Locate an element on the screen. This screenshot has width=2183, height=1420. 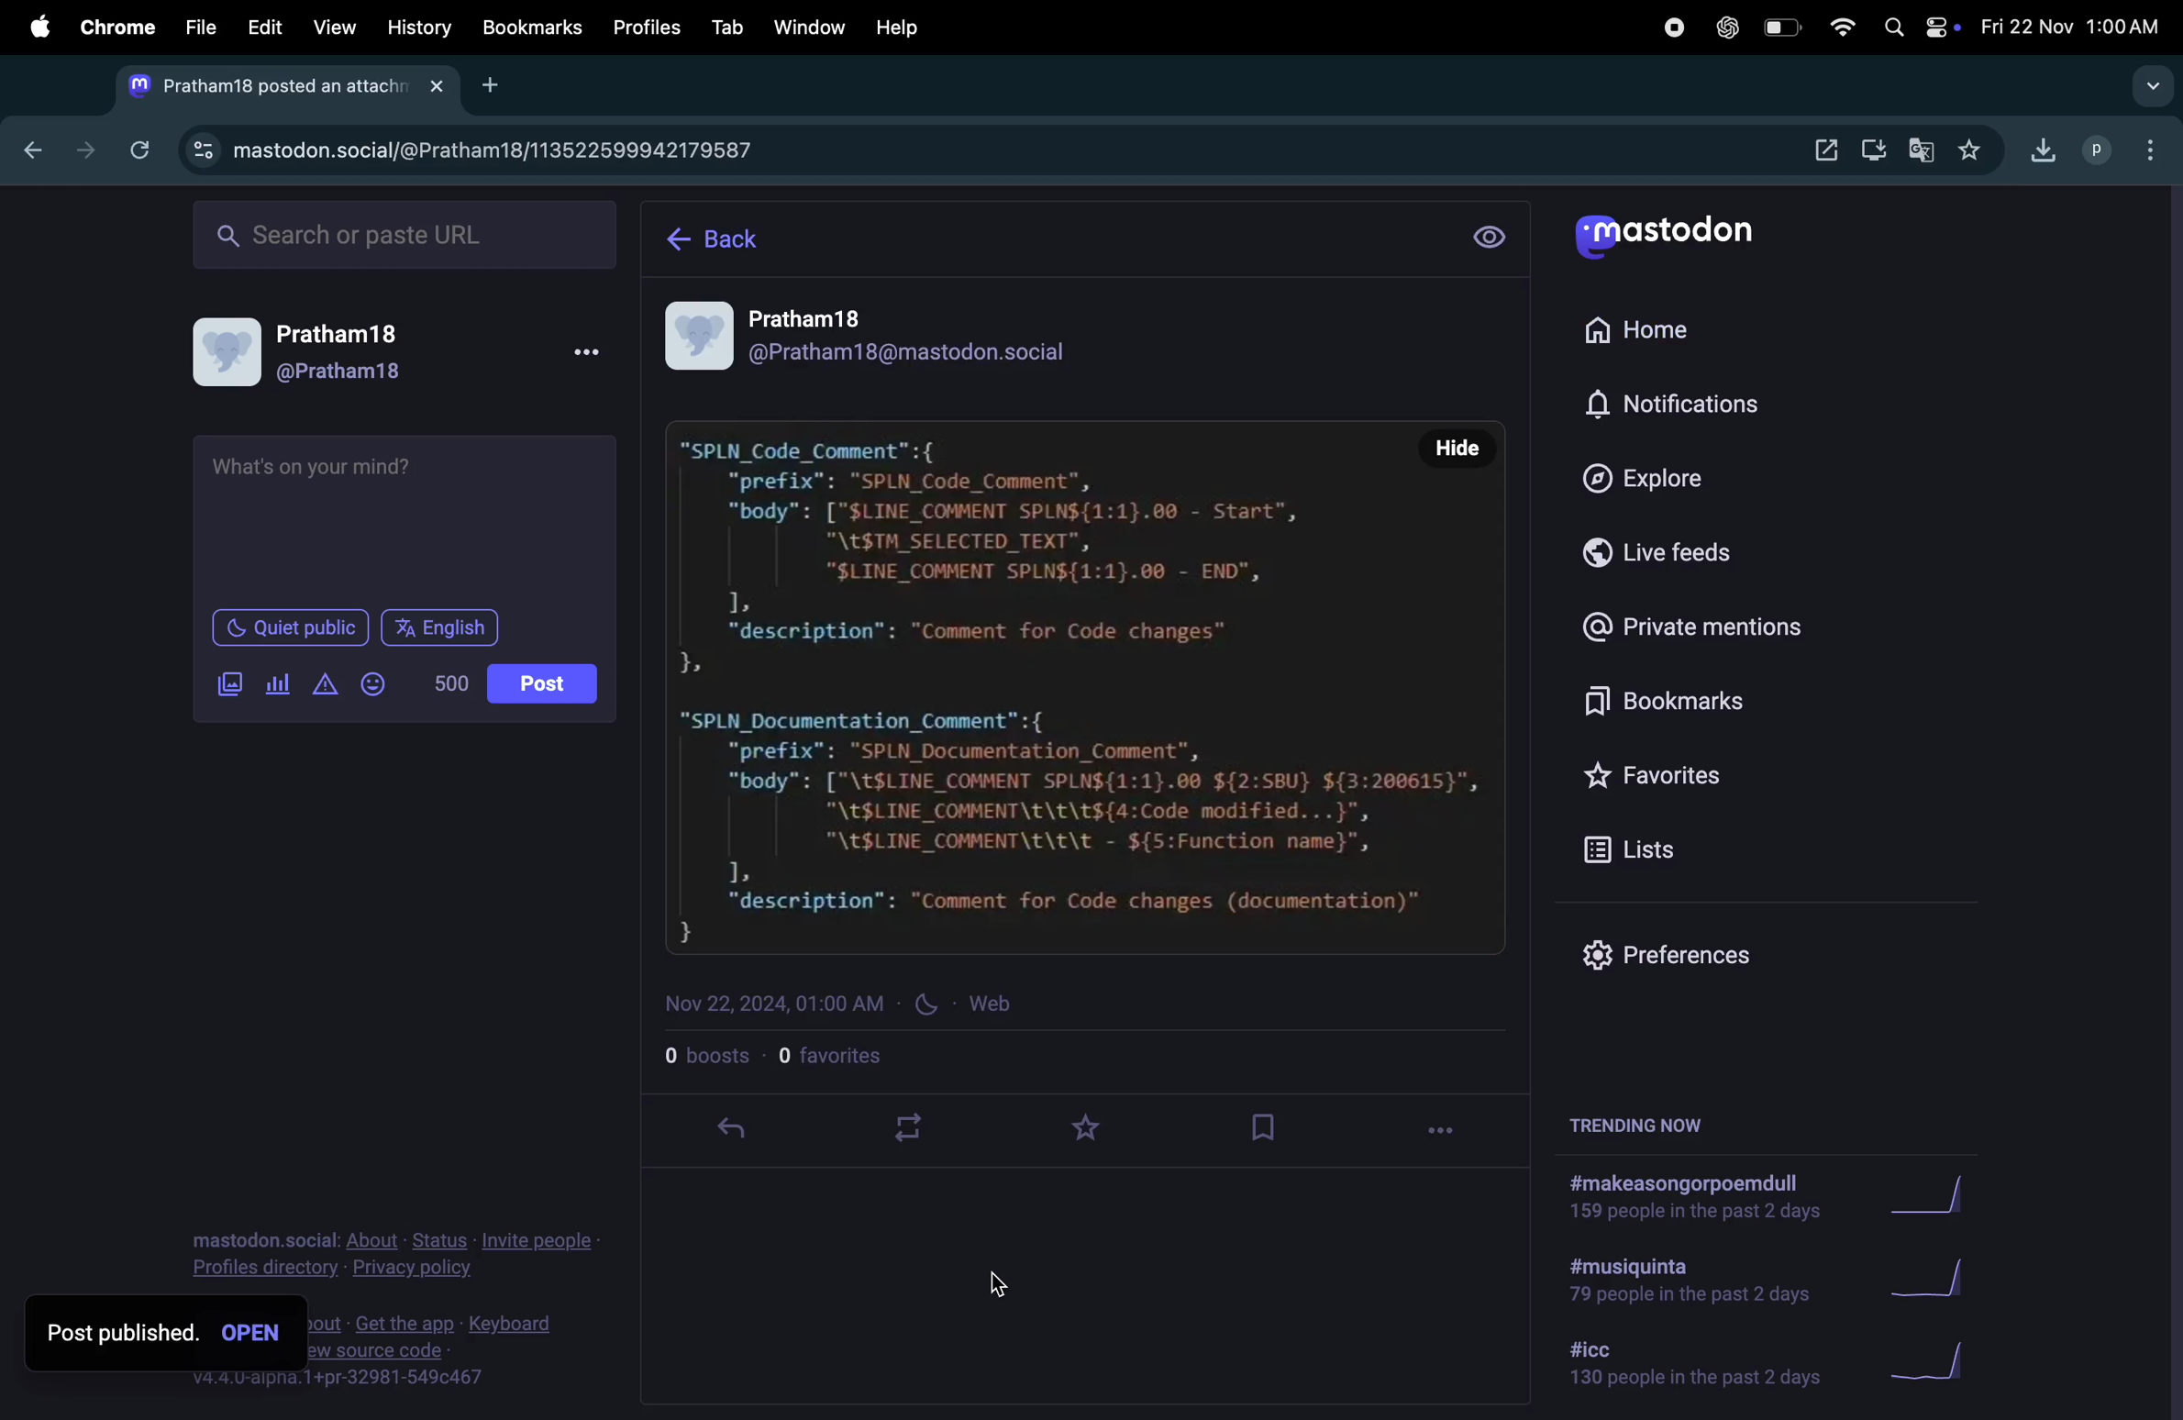
cursor is located at coordinates (1002, 1282).